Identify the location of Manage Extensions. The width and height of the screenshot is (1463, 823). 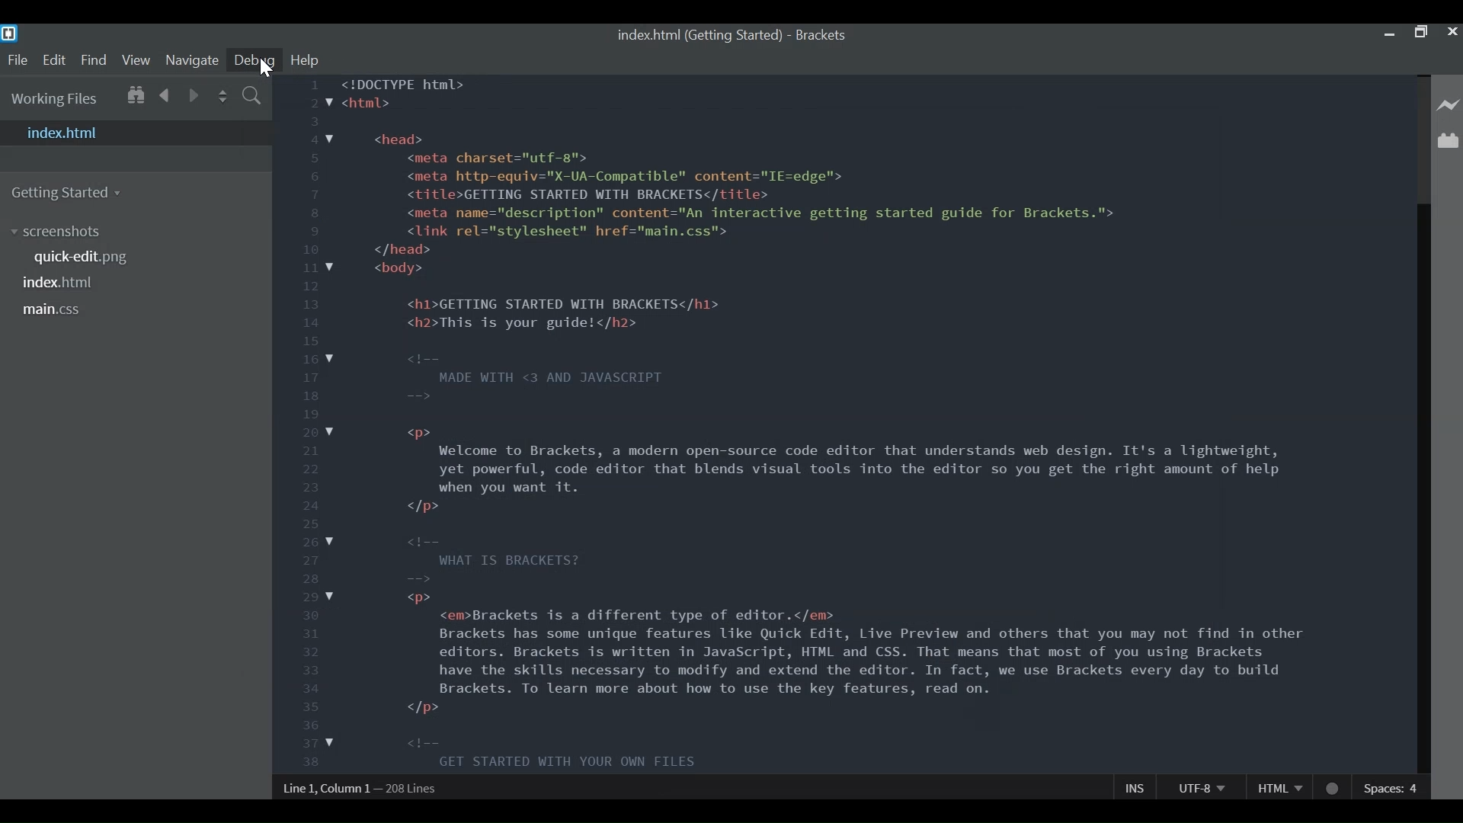
(1448, 139).